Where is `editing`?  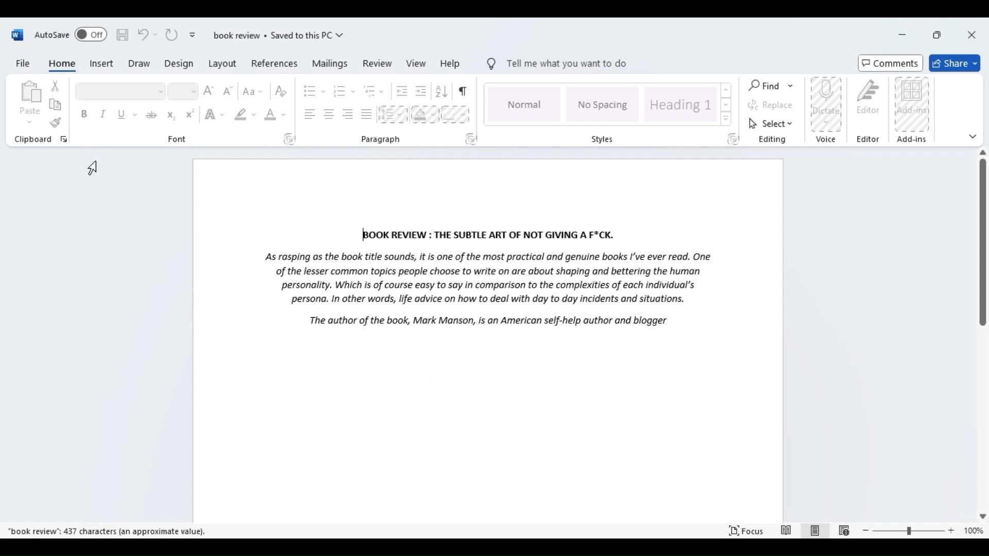 editing is located at coordinates (772, 112).